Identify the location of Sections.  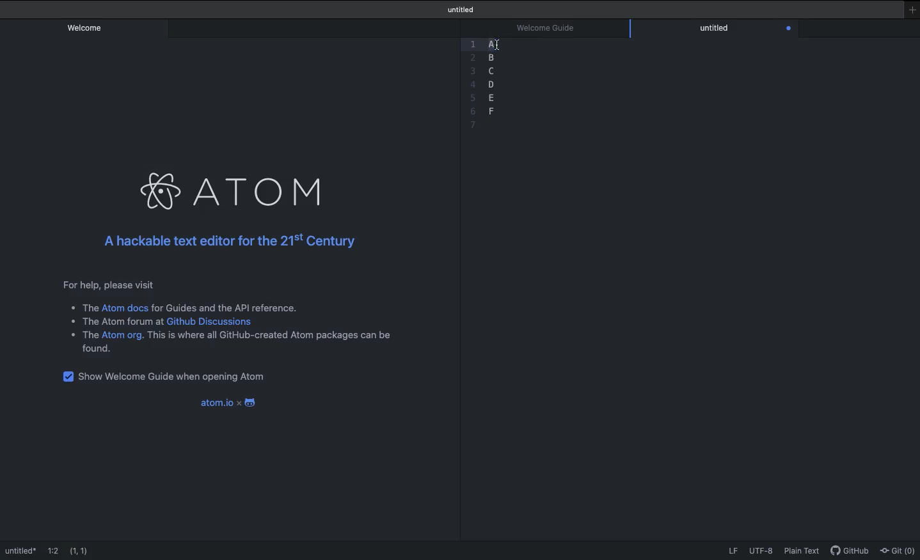
(493, 45).